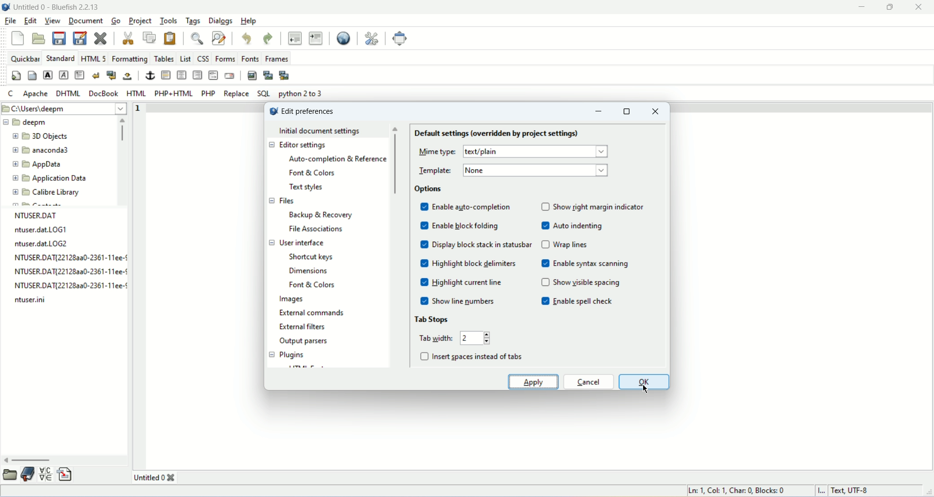 Image resolution: width=934 pixels, height=497 pixels. What do you see at coordinates (433, 338) in the screenshot?
I see `tab width` at bounding box center [433, 338].